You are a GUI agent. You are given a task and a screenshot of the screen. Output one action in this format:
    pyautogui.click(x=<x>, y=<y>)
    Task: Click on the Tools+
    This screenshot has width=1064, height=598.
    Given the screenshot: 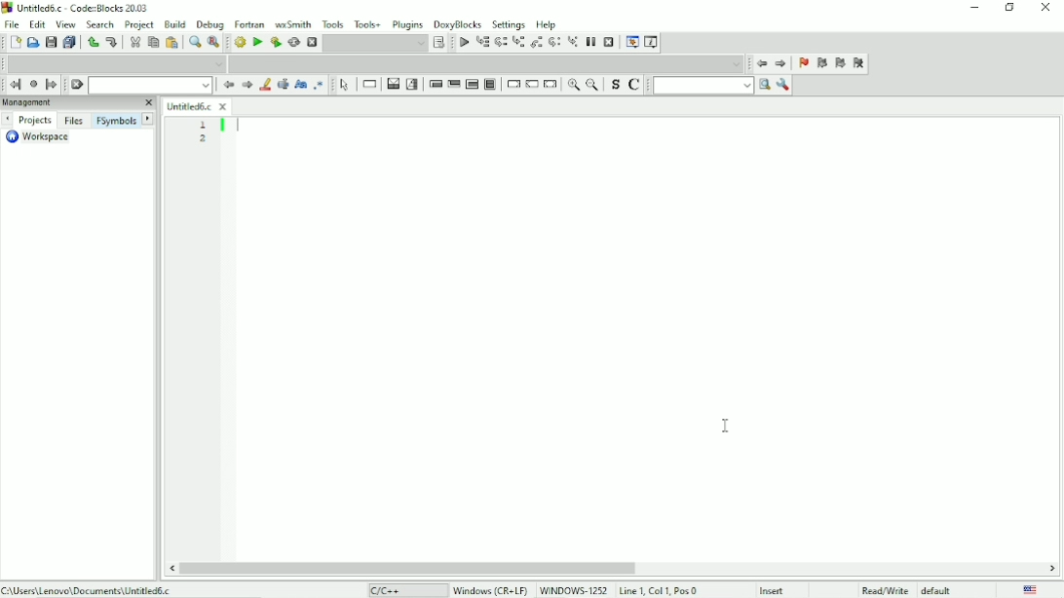 What is the action you would take?
    pyautogui.click(x=367, y=22)
    